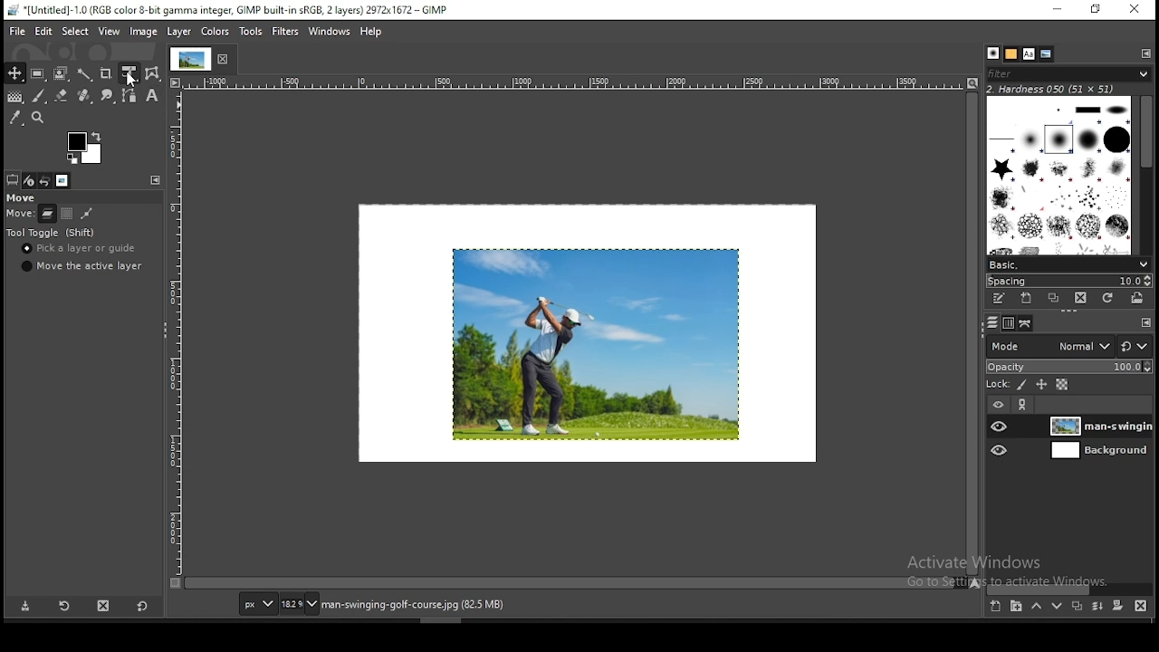 This screenshot has height=652, width=1159. Describe the element at coordinates (1068, 73) in the screenshot. I see `brushes filter` at that location.